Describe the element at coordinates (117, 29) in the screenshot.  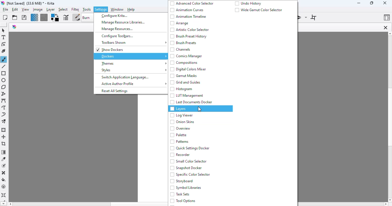
I see `manage resources` at that location.